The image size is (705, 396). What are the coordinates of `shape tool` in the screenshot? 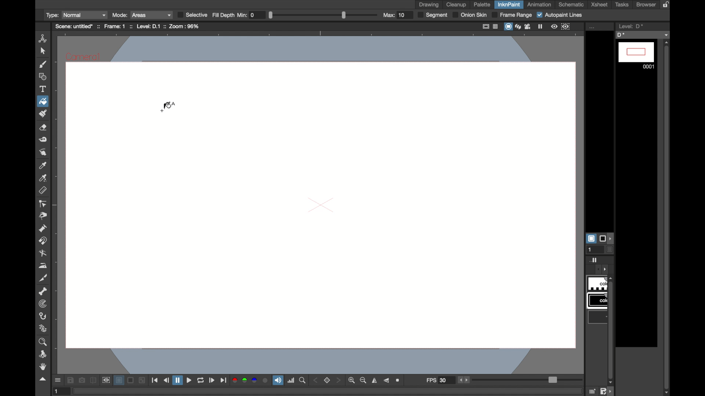 It's located at (41, 76).